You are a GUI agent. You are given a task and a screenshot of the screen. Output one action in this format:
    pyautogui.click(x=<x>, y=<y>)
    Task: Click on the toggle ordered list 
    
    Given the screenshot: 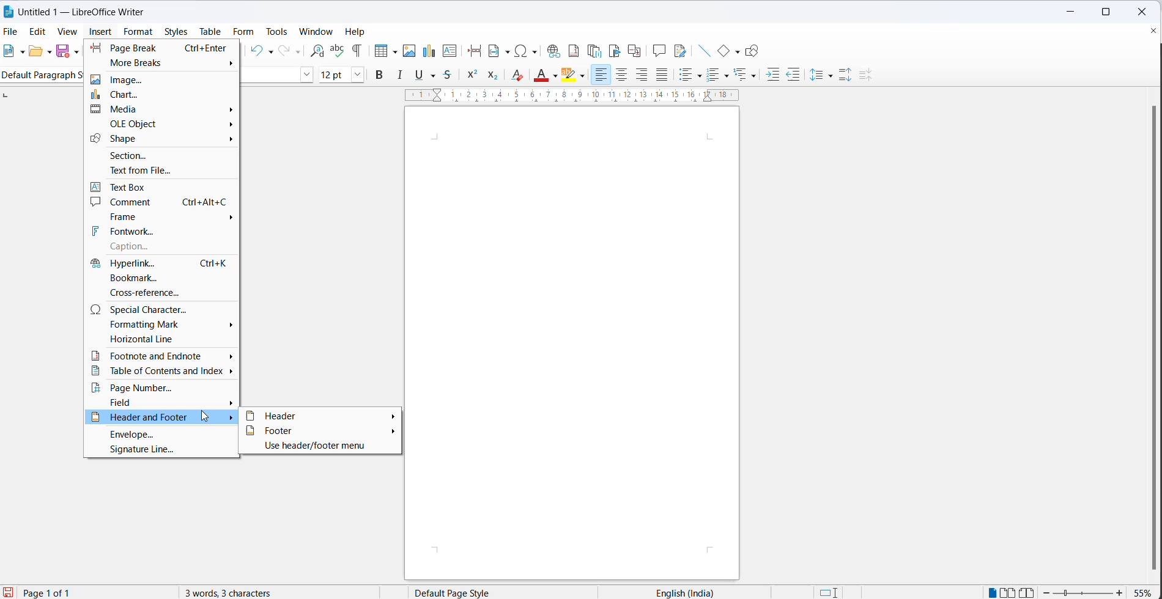 What is the action you would take?
    pyautogui.click(x=727, y=76)
    